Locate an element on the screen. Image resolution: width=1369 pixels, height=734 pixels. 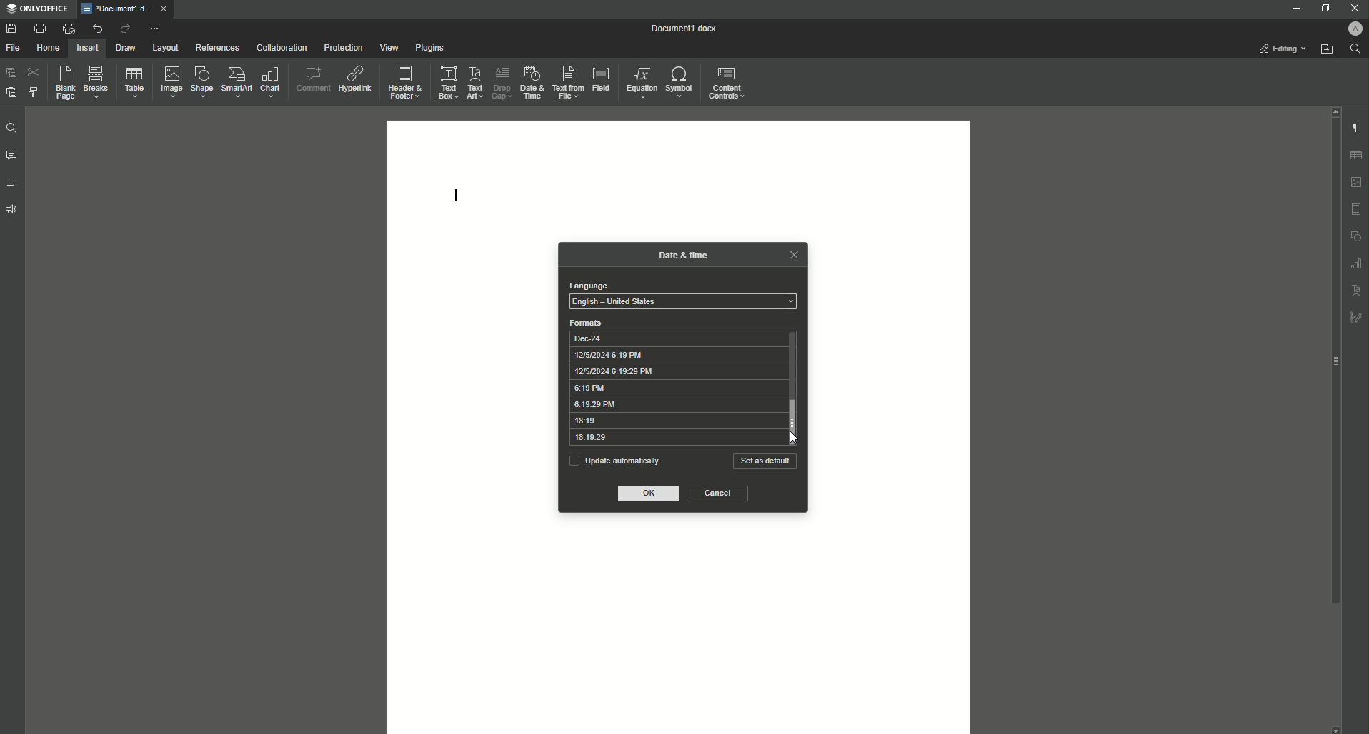
scroll up is located at coordinates (1333, 111).